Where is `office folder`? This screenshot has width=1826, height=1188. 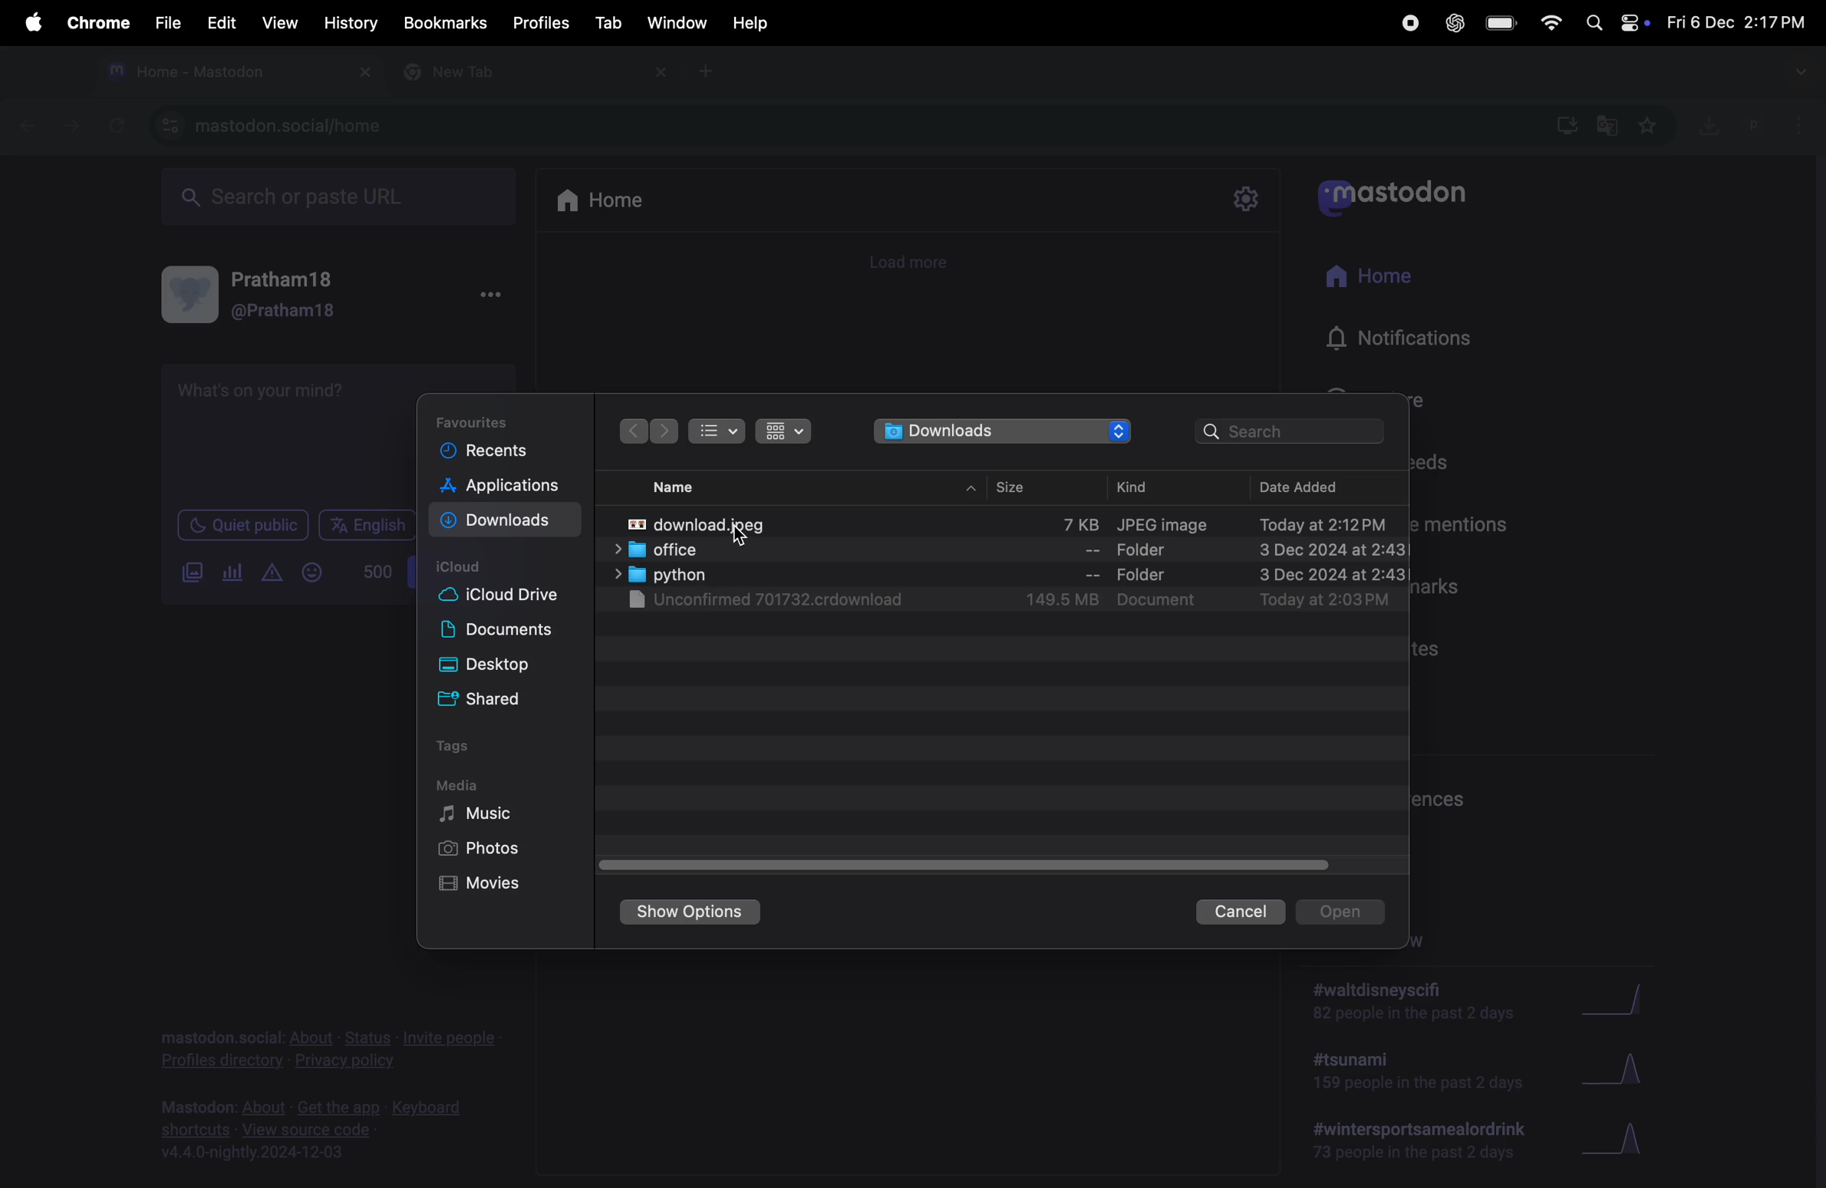 office folder is located at coordinates (1004, 550).